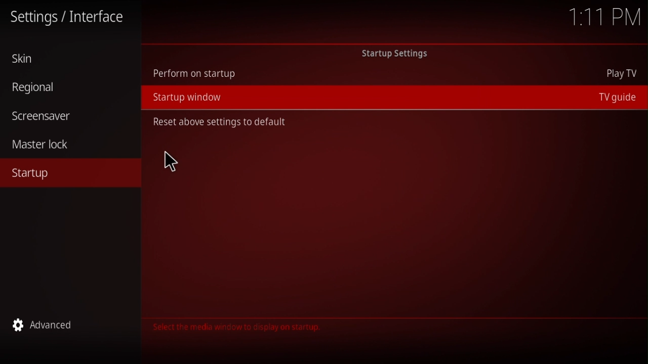 The height and width of the screenshot is (364, 648). I want to click on mouse, so click(170, 161).